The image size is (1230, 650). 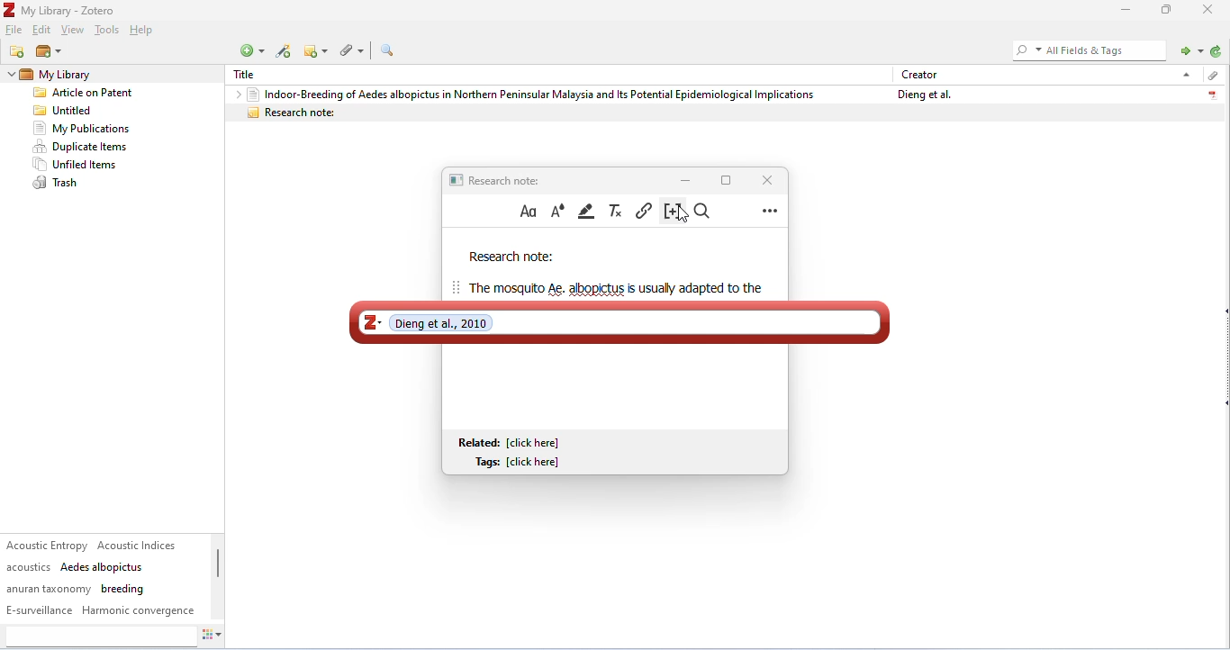 What do you see at coordinates (102, 578) in the screenshot?
I see `tags` at bounding box center [102, 578].